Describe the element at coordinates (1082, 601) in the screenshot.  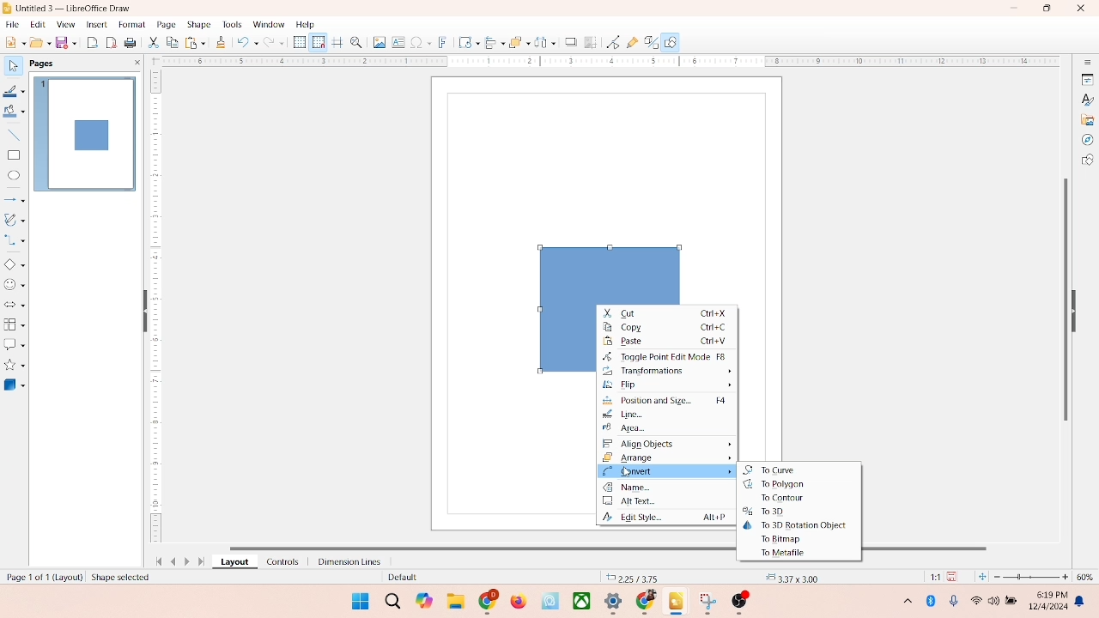
I see `notifications` at that location.